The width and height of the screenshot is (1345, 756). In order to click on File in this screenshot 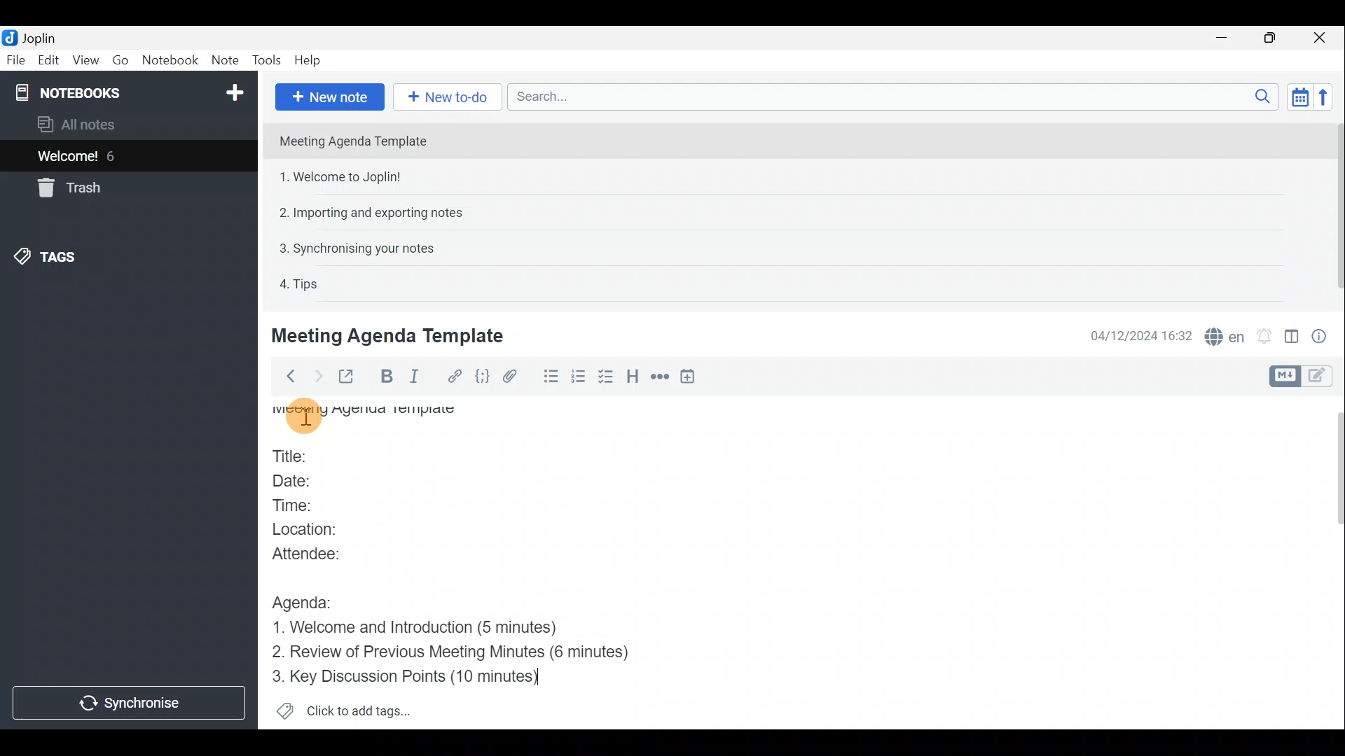, I will do `click(16, 59)`.